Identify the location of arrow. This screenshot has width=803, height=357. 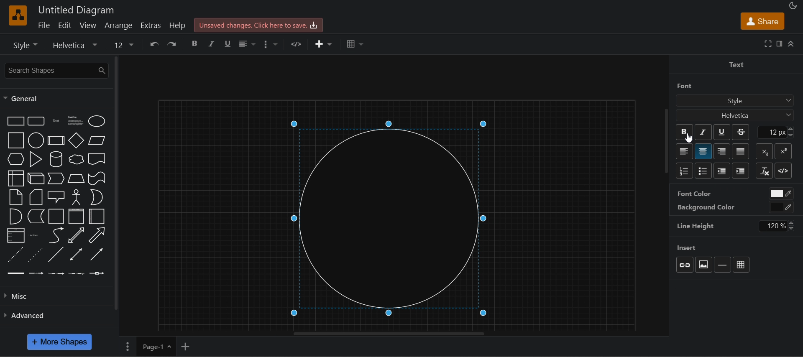
(98, 236).